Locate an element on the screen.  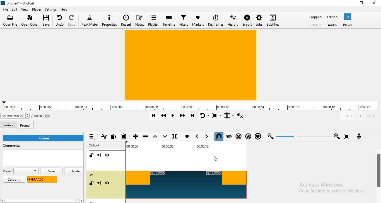
color is located at coordinates (12, 180).